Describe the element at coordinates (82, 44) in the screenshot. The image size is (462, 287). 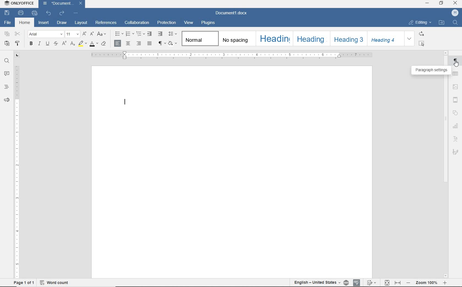
I see `highlight color` at that location.